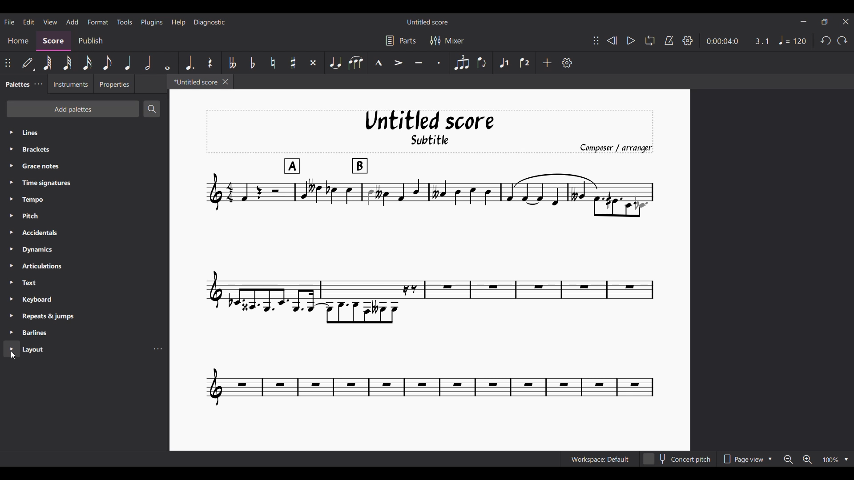 This screenshot has height=480, width=854. Describe the element at coordinates (84, 149) in the screenshot. I see `Brackets` at that location.